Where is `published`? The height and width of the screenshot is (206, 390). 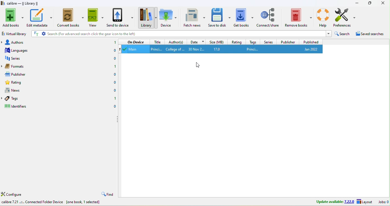 published is located at coordinates (311, 42).